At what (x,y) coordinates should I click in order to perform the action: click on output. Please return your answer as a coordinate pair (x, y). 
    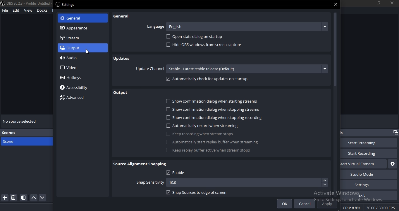
    Looking at the image, I should click on (121, 93).